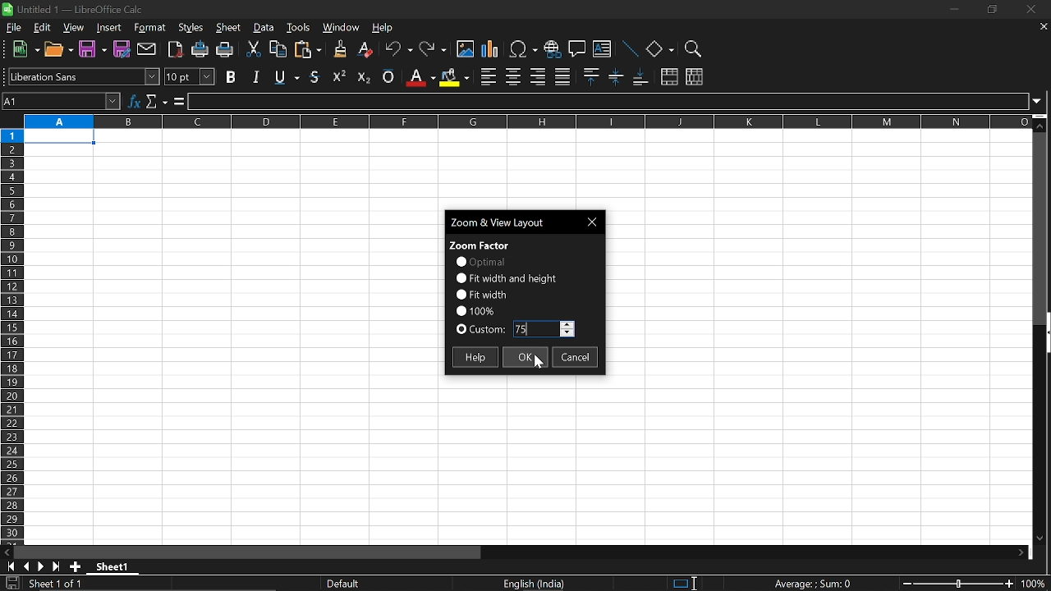 This screenshot has height=591, width=1051. What do you see at coordinates (8, 566) in the screenshot?
I see `go to first page` at bounding box center [8, 566].